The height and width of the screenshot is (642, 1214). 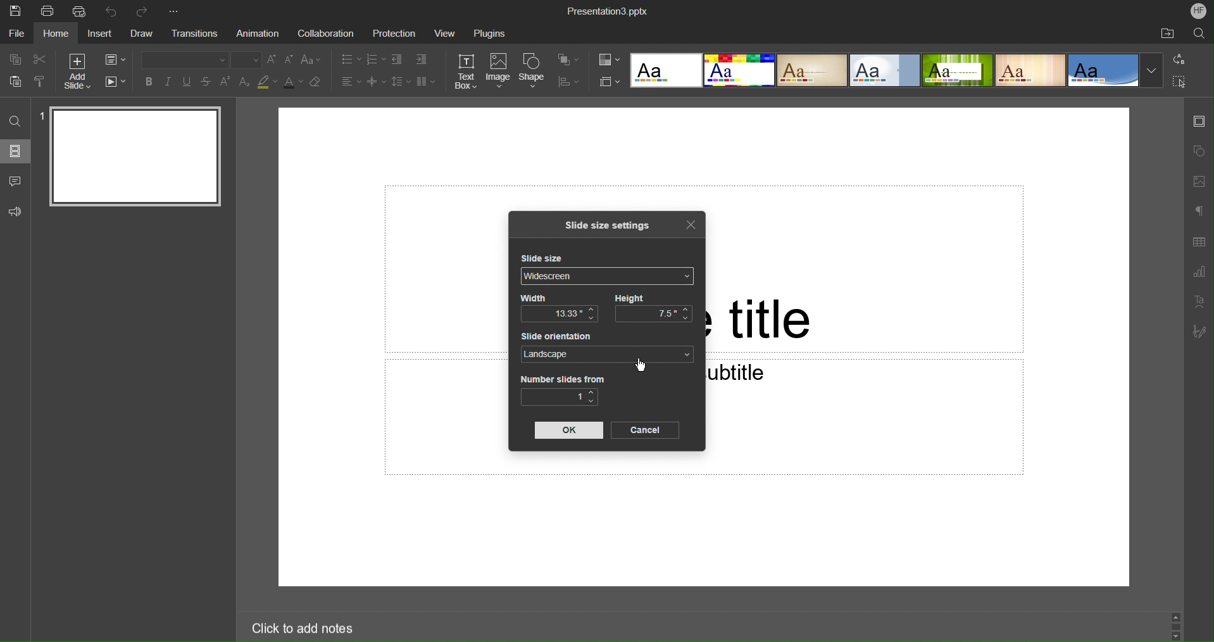 I want to click on Open File Location, so click(x=1167, y=34).